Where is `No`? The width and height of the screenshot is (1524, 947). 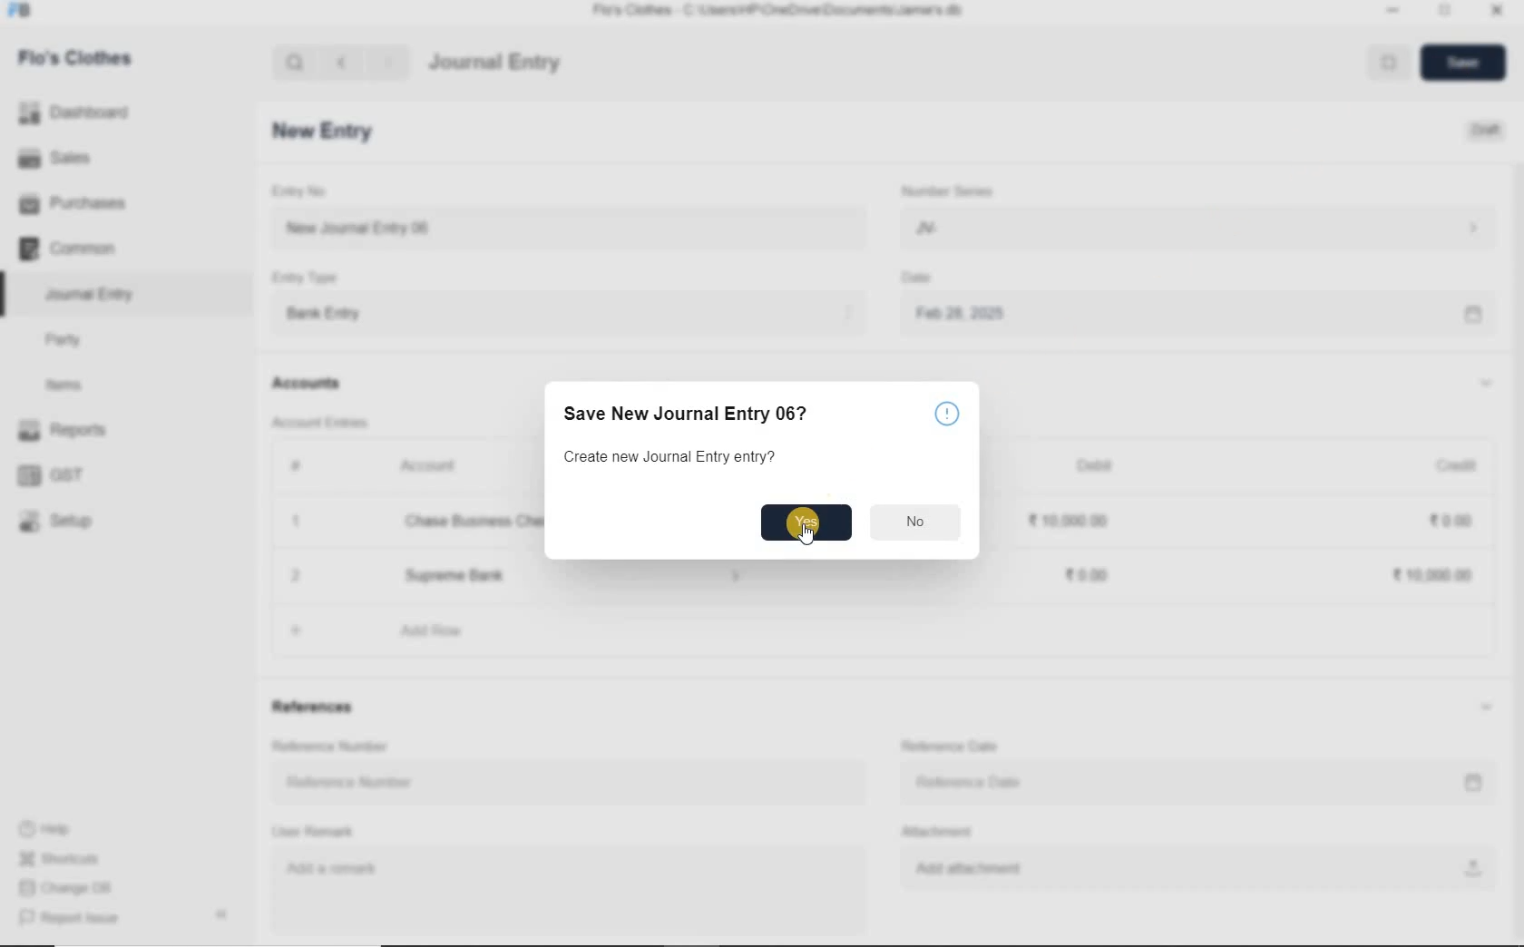
No is located at coordinates (916, 521).